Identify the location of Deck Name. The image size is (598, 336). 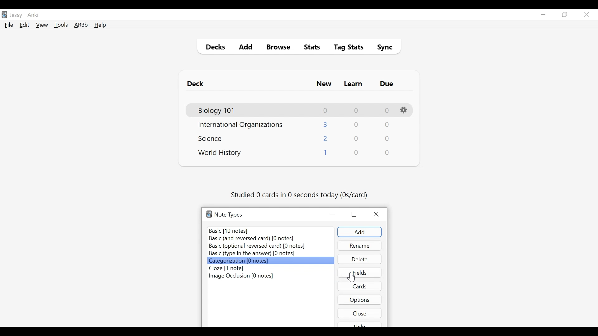
(220, 153).